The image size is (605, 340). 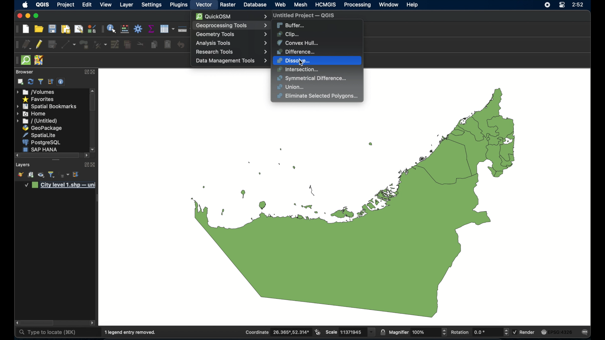 I want to click on layer 1, so click(x=61, y=185).